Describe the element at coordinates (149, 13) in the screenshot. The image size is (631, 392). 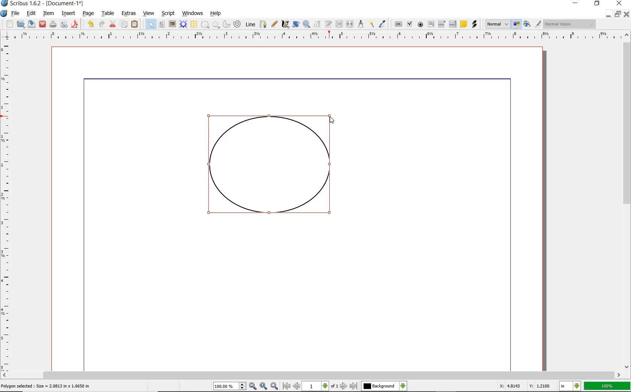
I see `VIEW` at that location.